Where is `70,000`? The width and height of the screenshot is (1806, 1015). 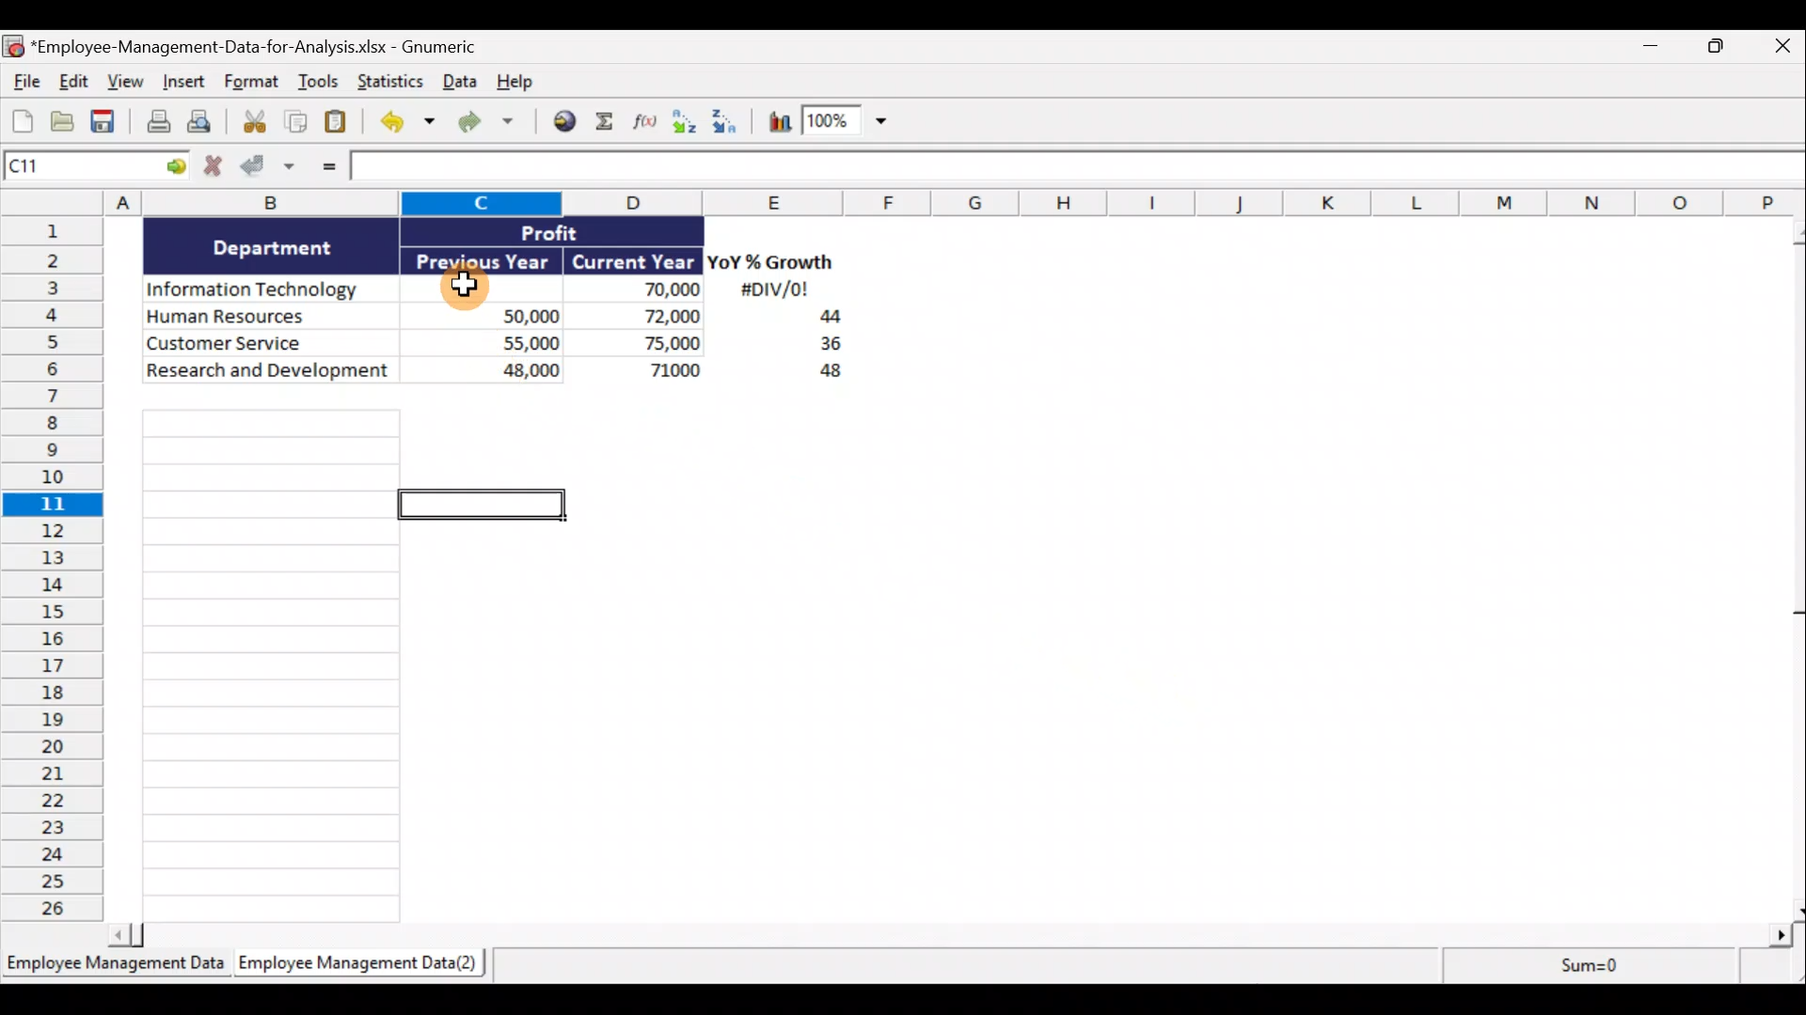 70,000 is located at coordinates (643, 290).